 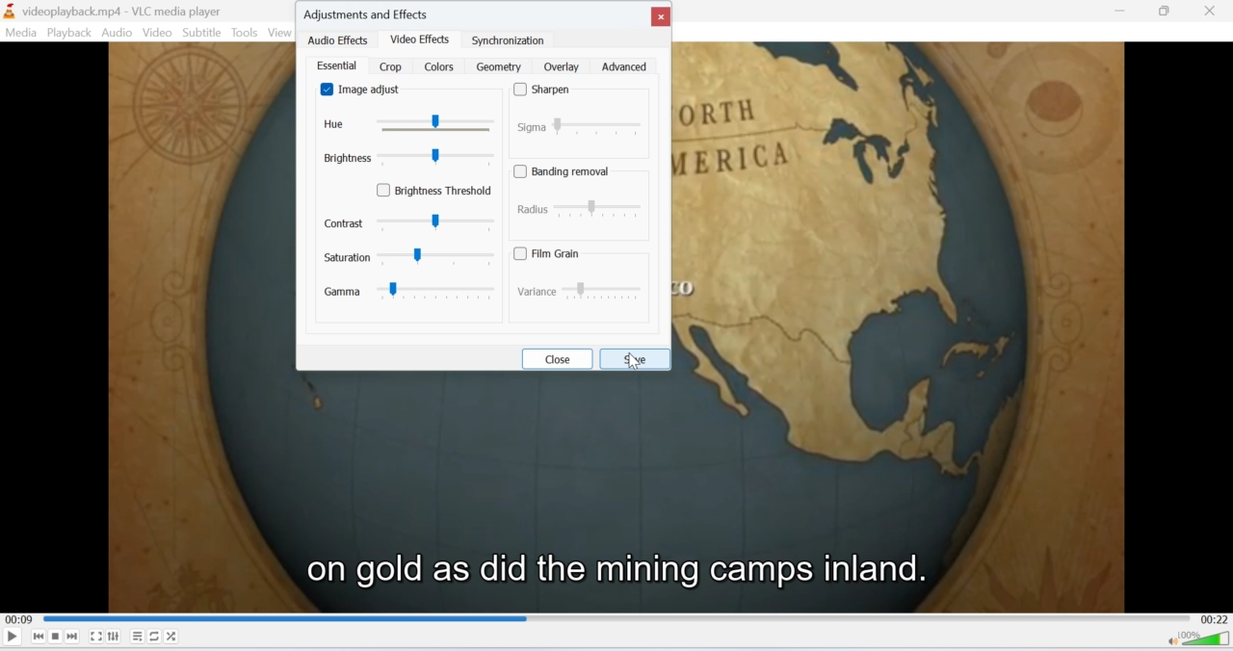 I want to click on radius, so click(x=581, y=209).